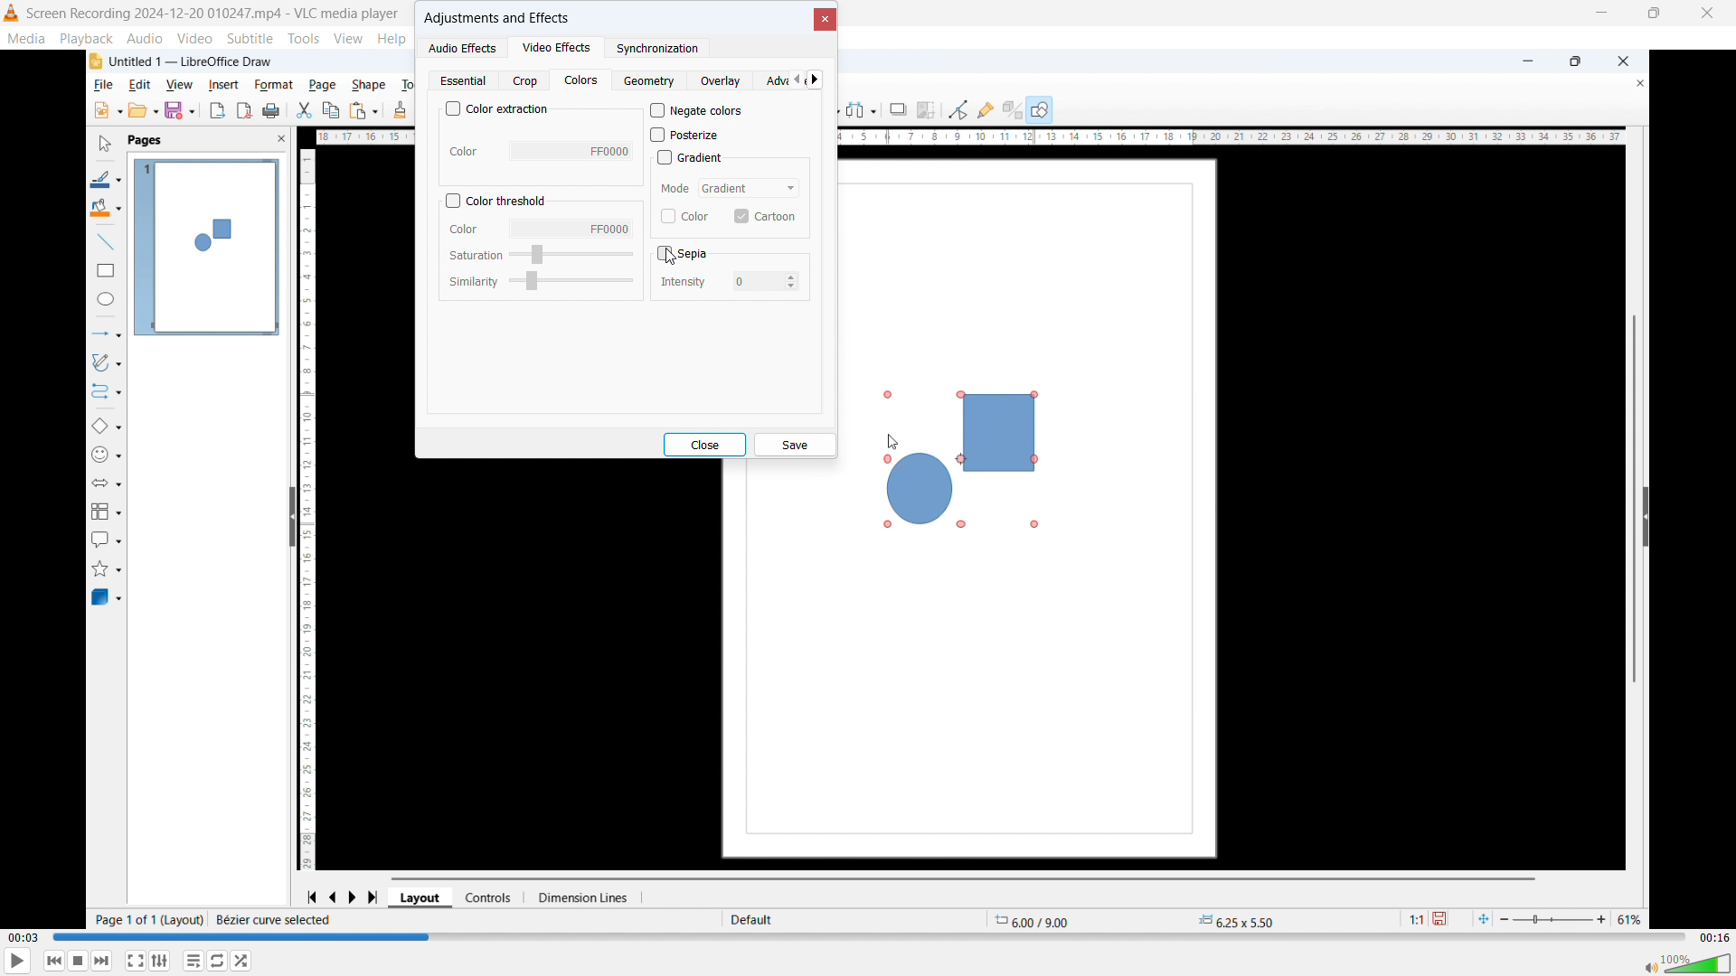 Image resolution: width=1736 pixels, height=976 pixels. What do you see at coordinates (193, 961) in the screenshot?
I see `Toggle playlist` at bounding box center [193, 961].